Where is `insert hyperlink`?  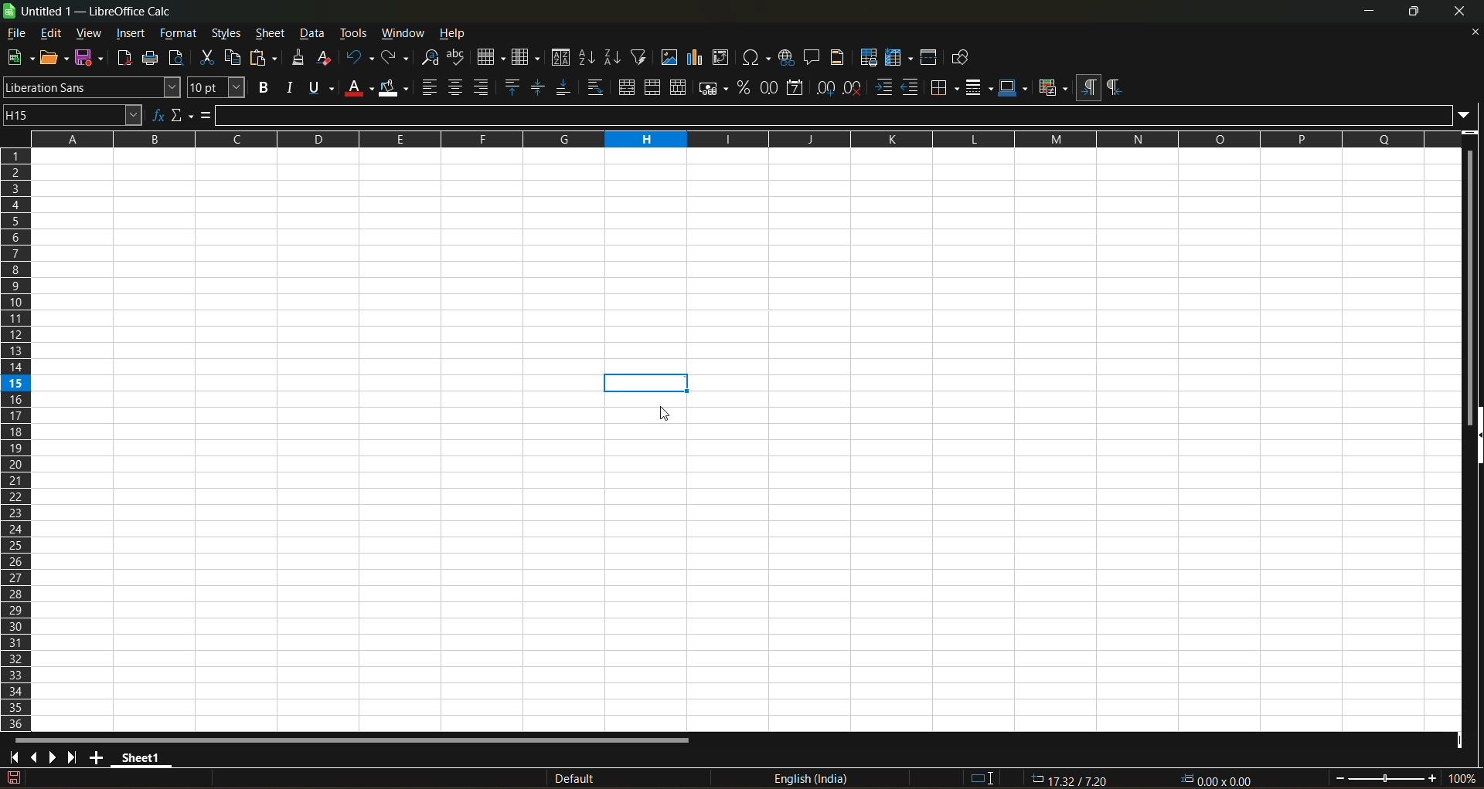
insert hyperlink is located at coordinates (785, 57).